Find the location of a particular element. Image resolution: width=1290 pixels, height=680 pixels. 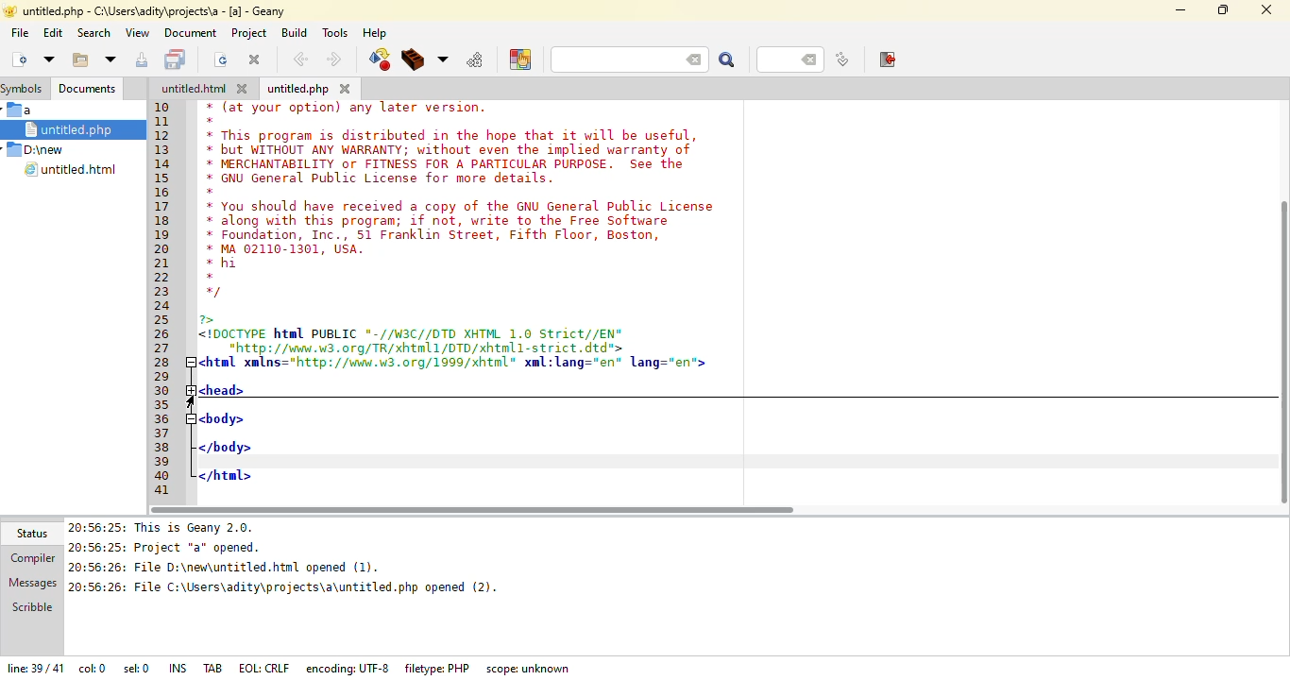

search is located at coordinates (727, 59).